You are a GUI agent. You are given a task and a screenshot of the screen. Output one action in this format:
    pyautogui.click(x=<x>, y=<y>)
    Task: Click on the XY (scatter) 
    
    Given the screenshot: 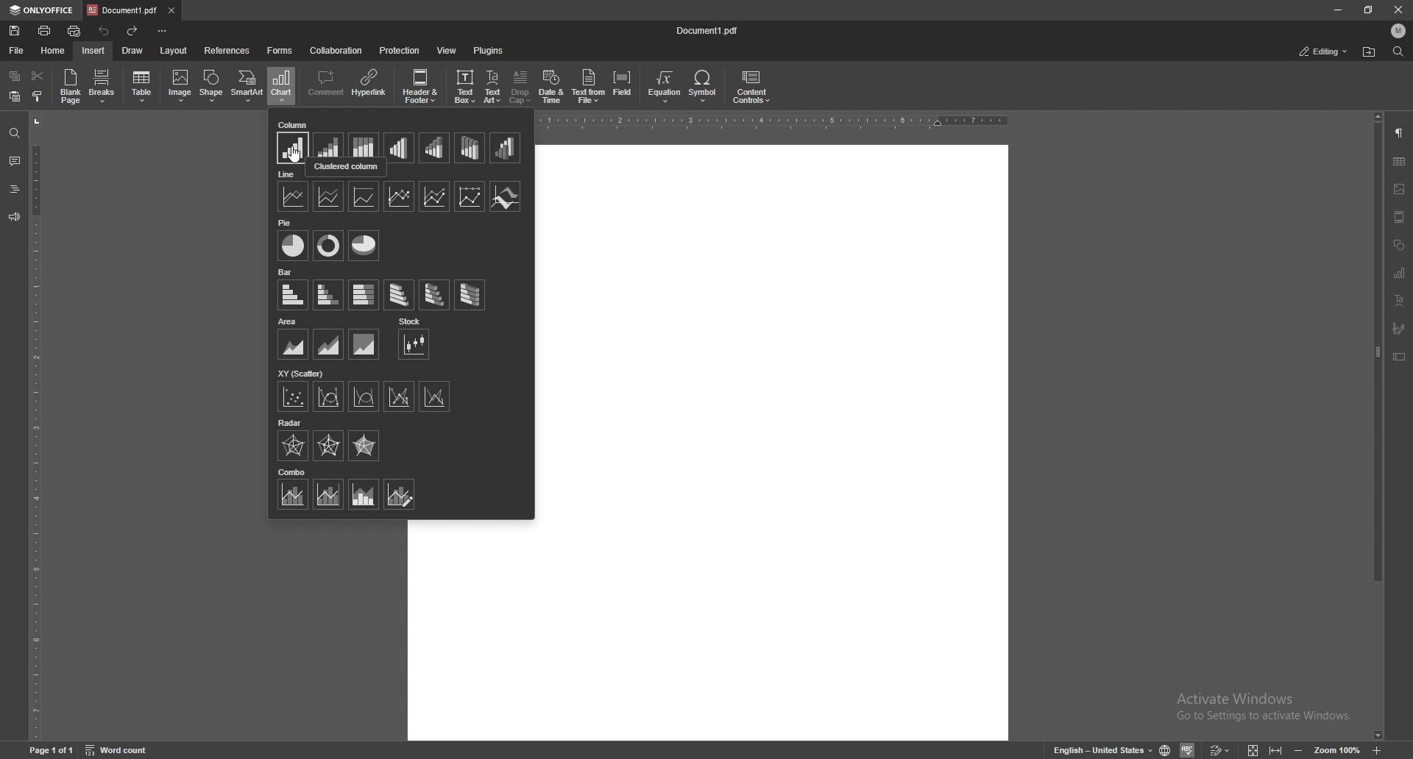 What is the action you would take?
    pyautogui.click(x=301, y=374)
    